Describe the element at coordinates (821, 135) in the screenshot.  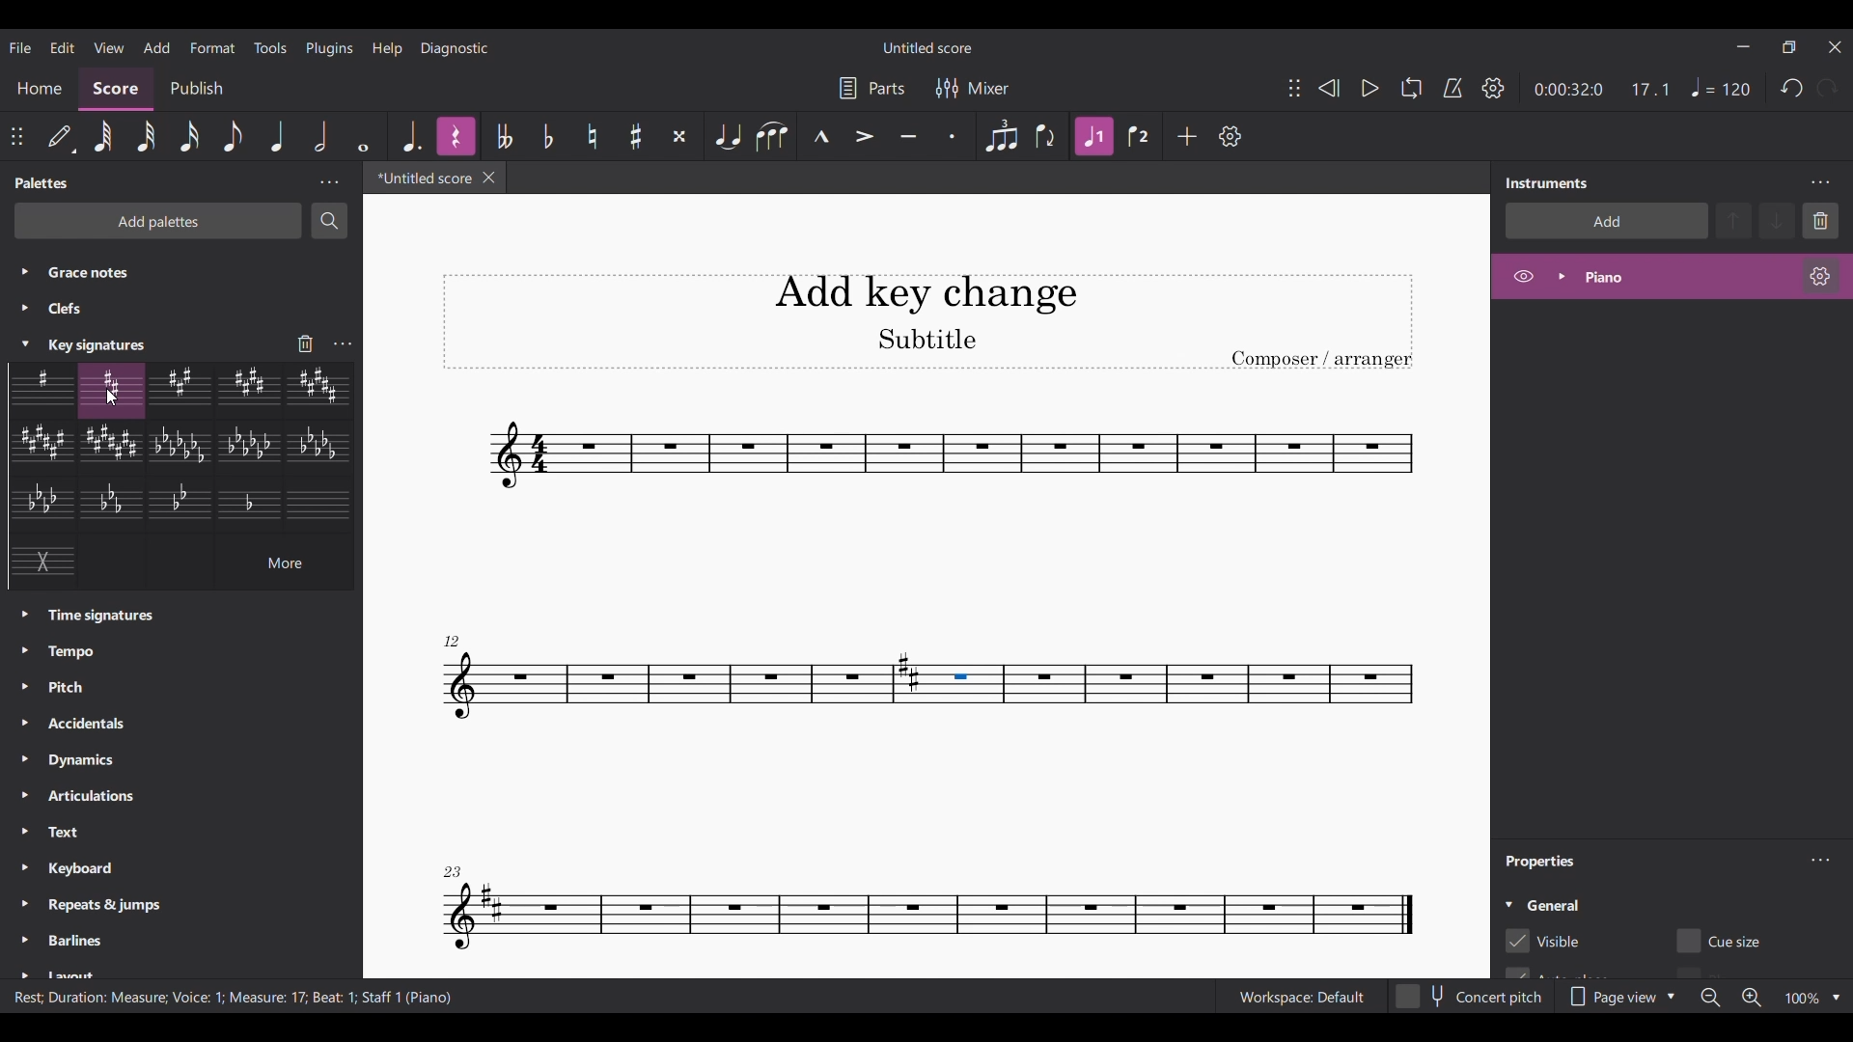
I see `Marcato` at that location.